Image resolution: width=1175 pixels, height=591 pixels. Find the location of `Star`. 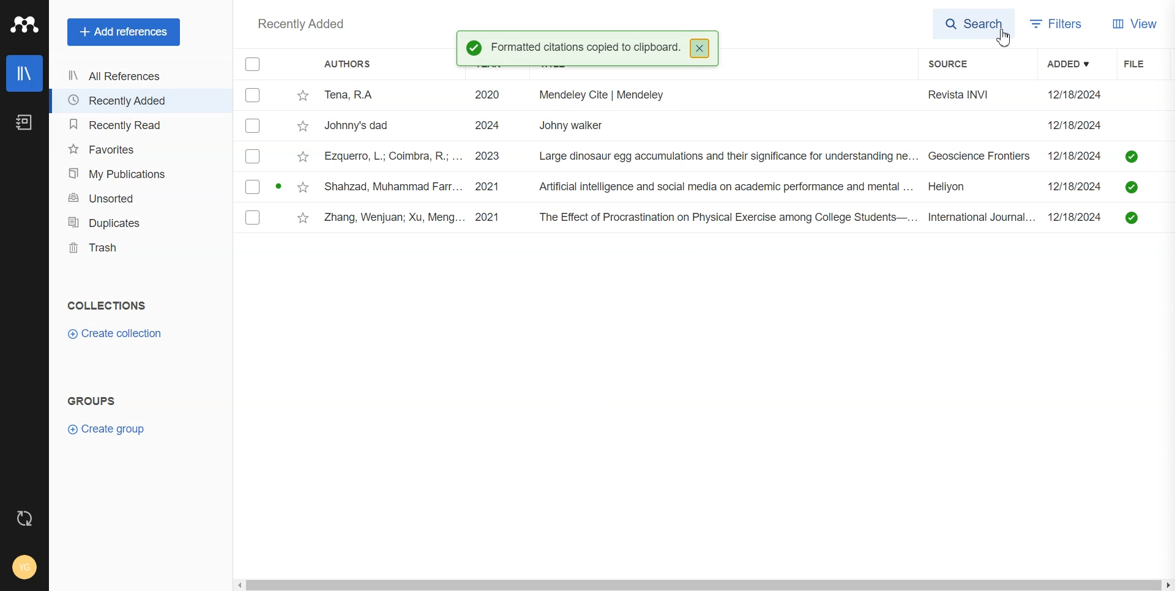

Star is located at coordinates (302, 186).